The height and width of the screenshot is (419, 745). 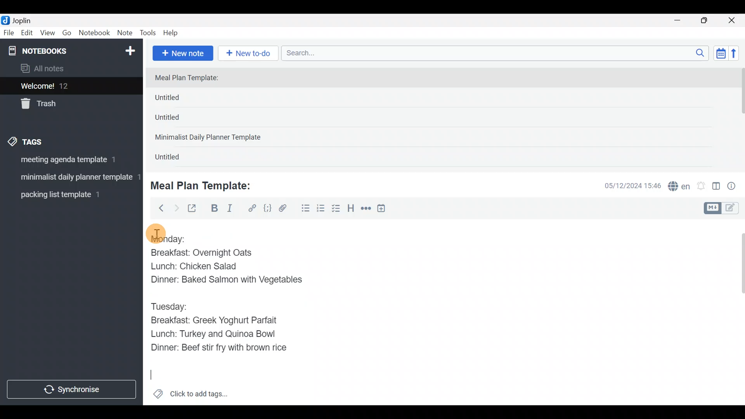 What do you see at coordinates (95, 33) in the screenshot?
I see `Notebook` at bounding box center [95, 33].